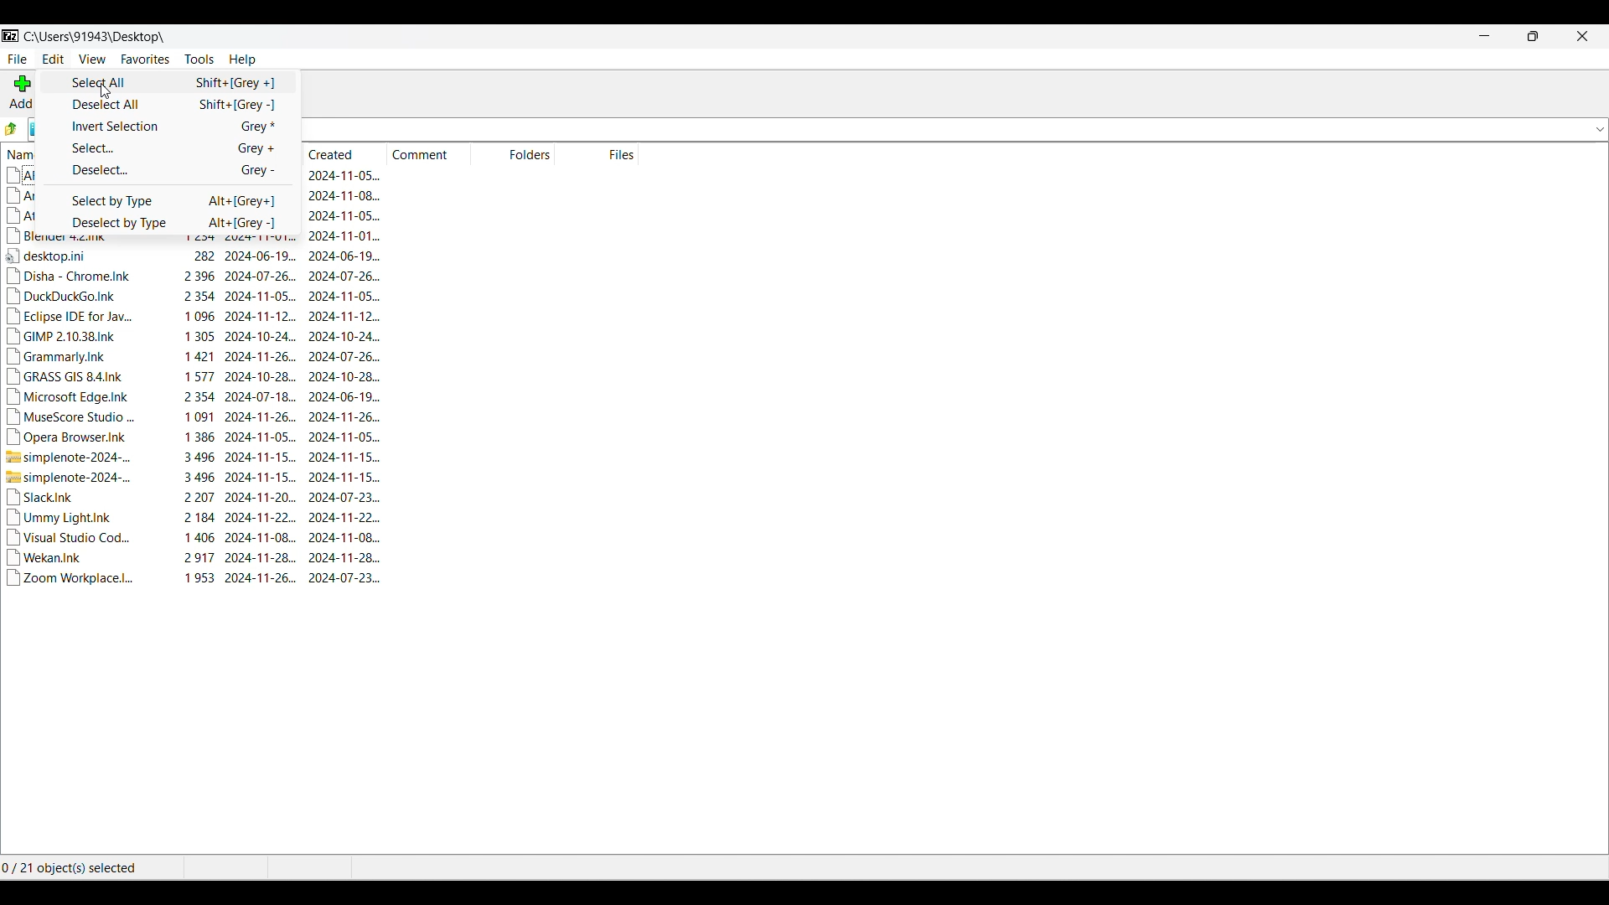  What do you see at coordinates (168, 170) in the screenshot?
I see `Deselect` at bounding box center [168, 170].